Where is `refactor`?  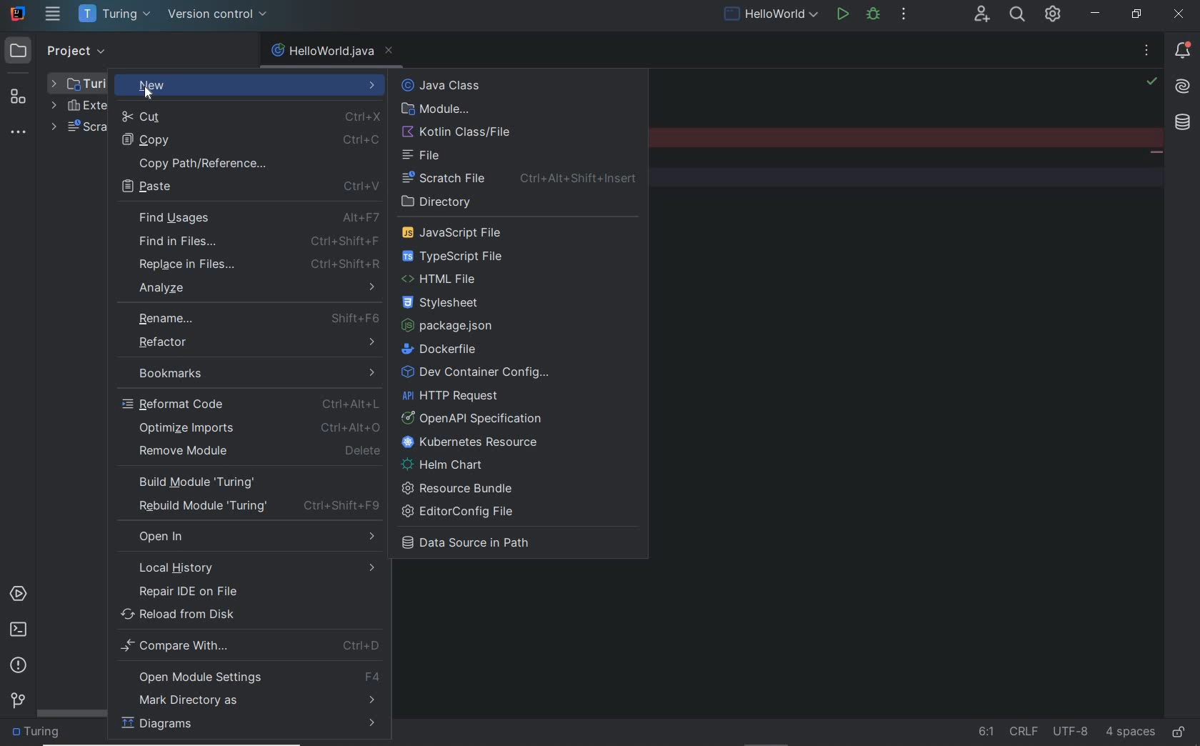
refactor is located at coordinates (251, 342).